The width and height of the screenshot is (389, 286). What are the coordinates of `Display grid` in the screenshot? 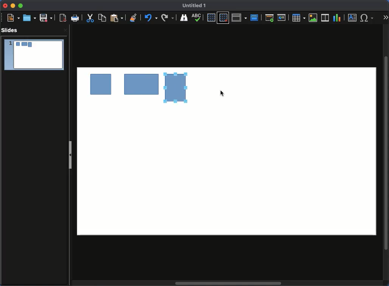 It's located at (211, 18).